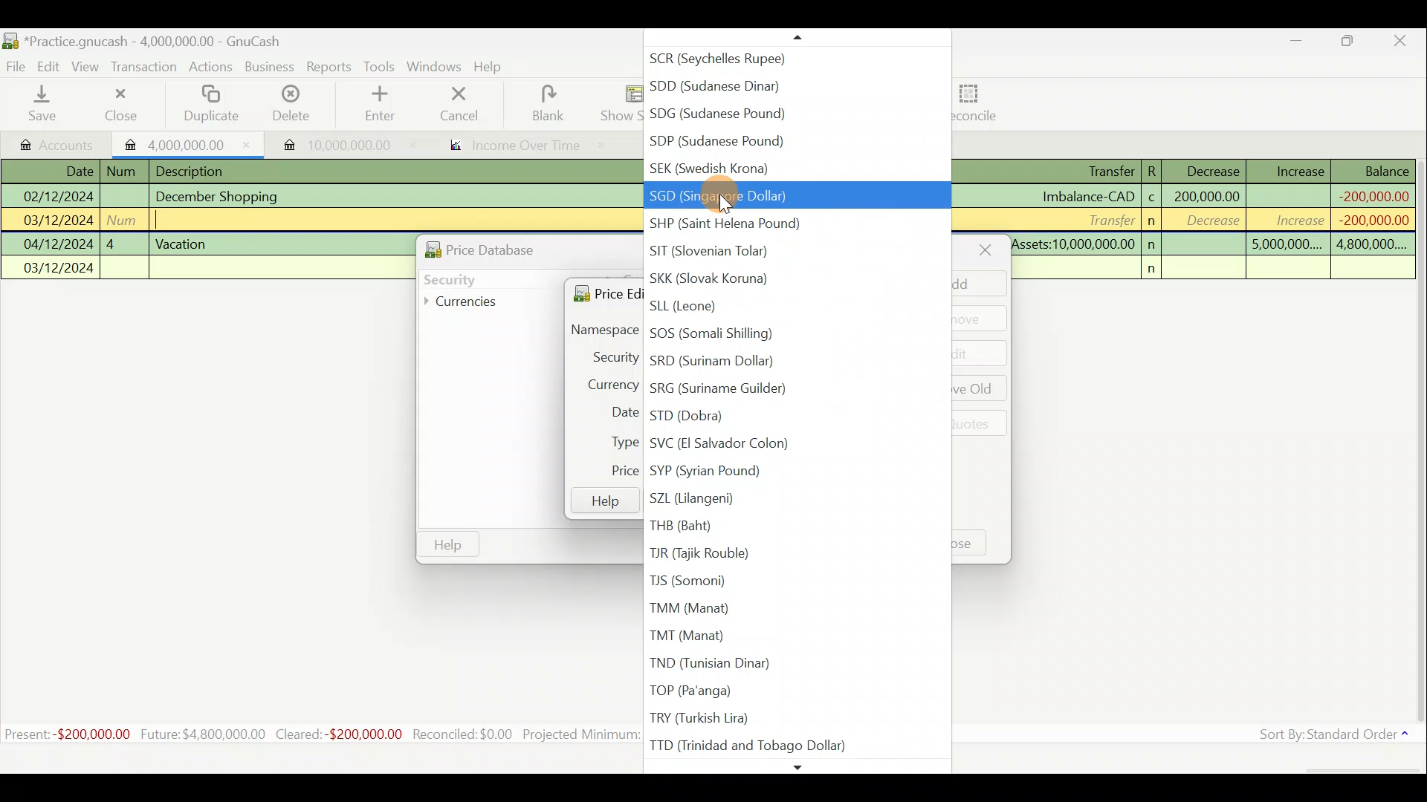 The width and height of the screenshot is (1427, 802). What do you see at coordinates (511, 143) in the screenshot?
I see `Report` at bounding box center [511, 143].